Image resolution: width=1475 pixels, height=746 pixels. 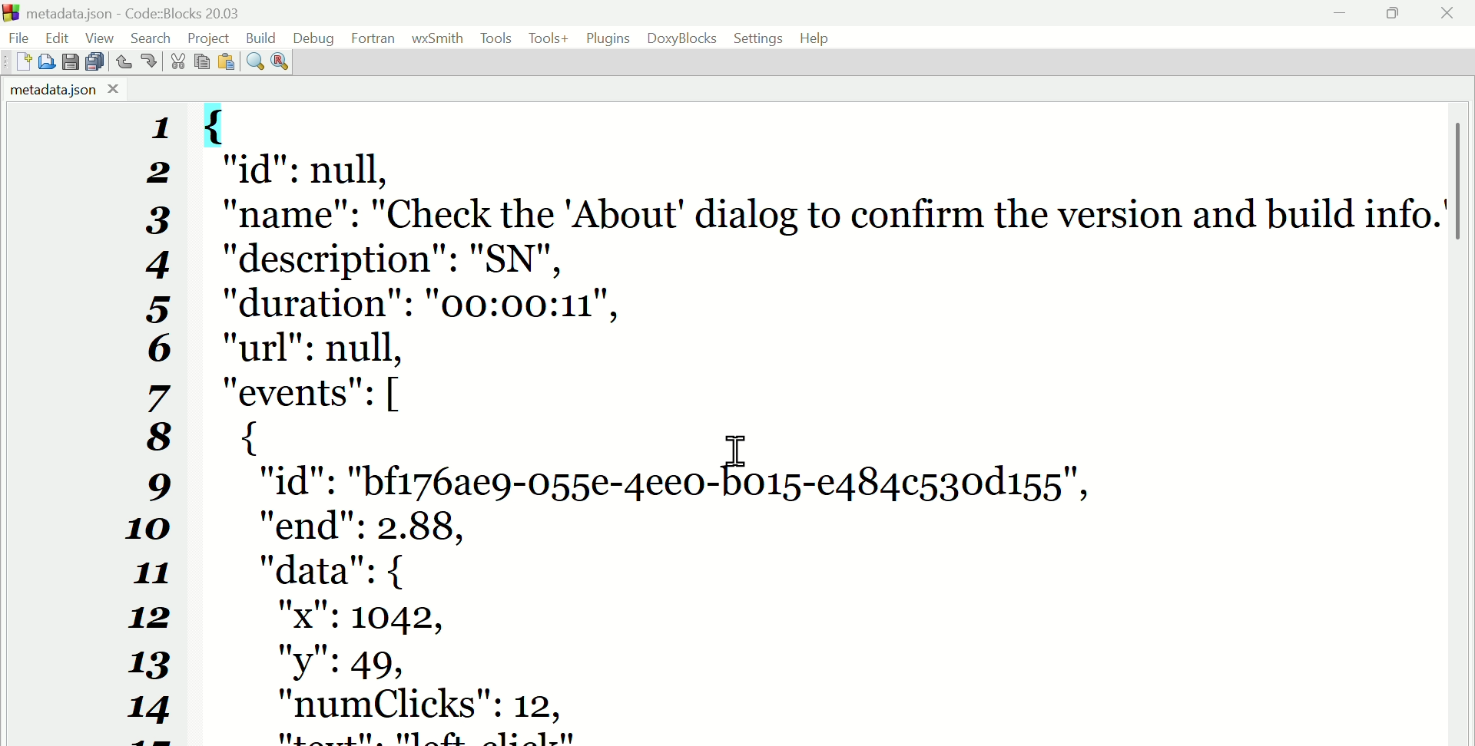 I want to click on Build, so click(x=261, y=36).